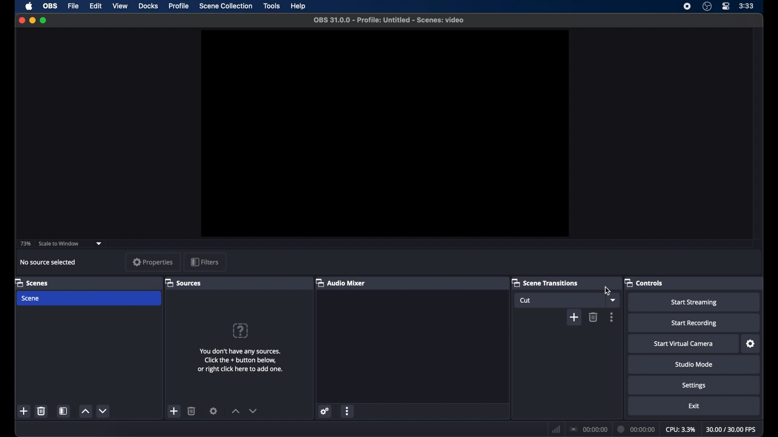  I want to click on dropdown, so click(99, 243).